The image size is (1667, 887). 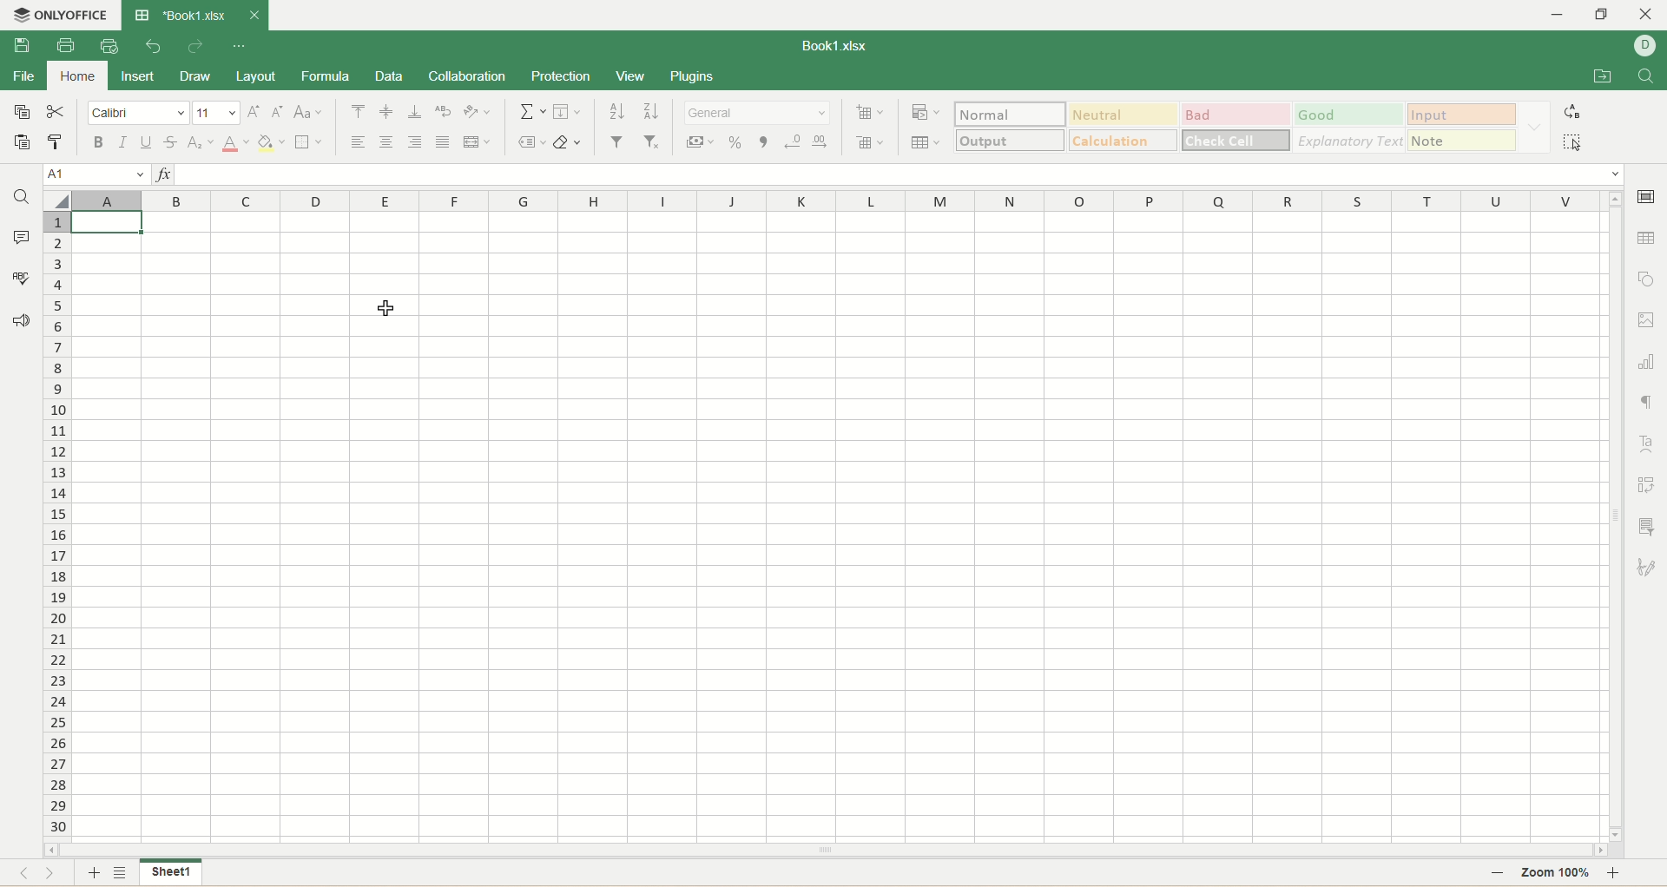 What do you see at coordinates (252, 16) in the screenshot?
I see `close` at bounding box center [252, 16].